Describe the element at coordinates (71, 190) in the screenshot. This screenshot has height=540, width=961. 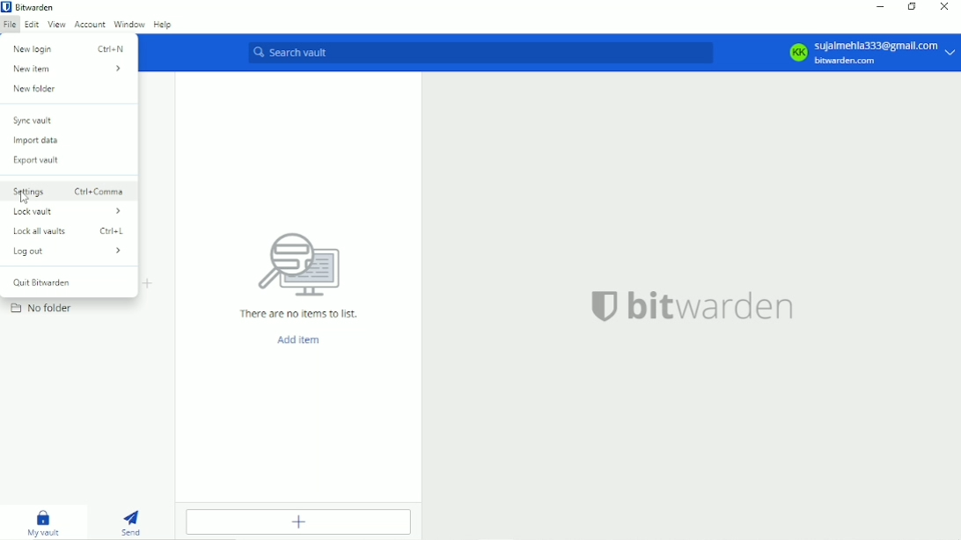
I see `Settings` at that location.